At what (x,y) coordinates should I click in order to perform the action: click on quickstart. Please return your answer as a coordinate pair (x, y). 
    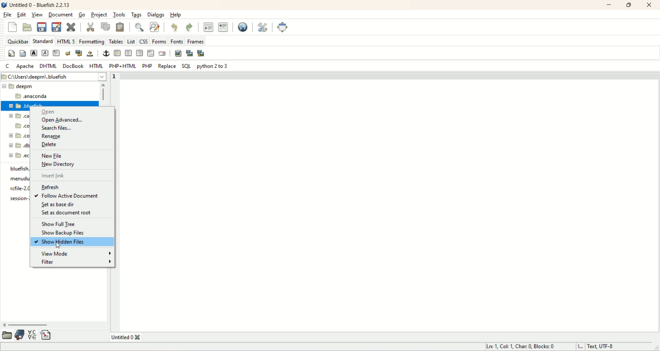
    Looking at the image, I should click on (11, 53).